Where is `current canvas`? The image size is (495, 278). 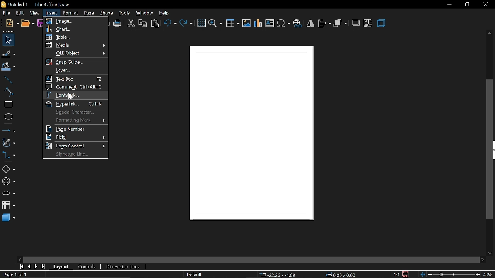
current canvas is located at coordinates (250, 137).